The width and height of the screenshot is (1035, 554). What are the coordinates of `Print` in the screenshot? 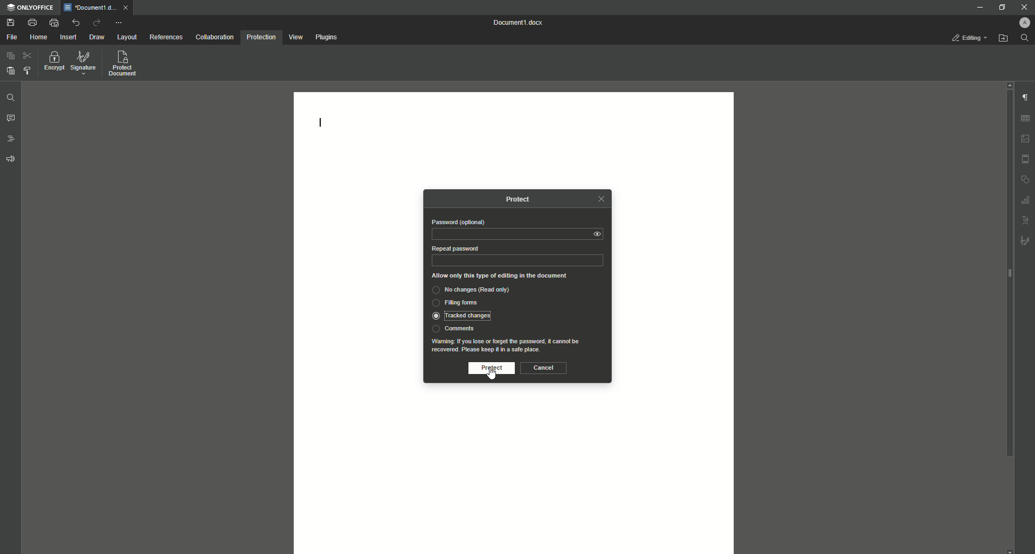 It's located at (31, 23).